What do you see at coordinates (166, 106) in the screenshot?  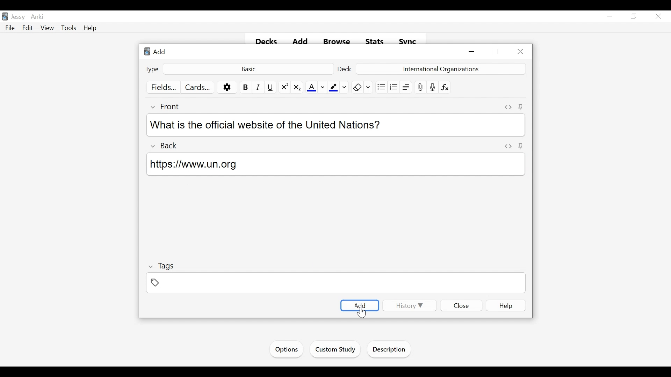 I see `Front` at bounding box center [166, 106].